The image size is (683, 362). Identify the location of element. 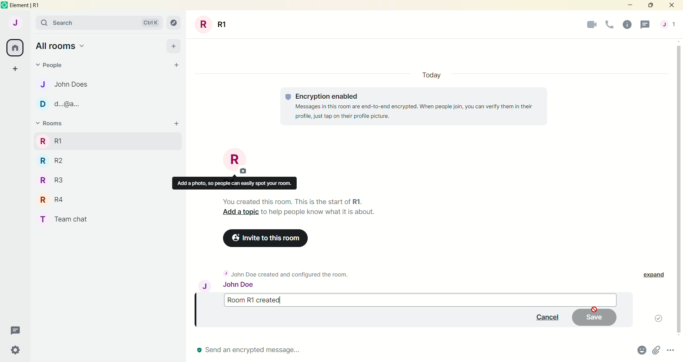
(31, 6).